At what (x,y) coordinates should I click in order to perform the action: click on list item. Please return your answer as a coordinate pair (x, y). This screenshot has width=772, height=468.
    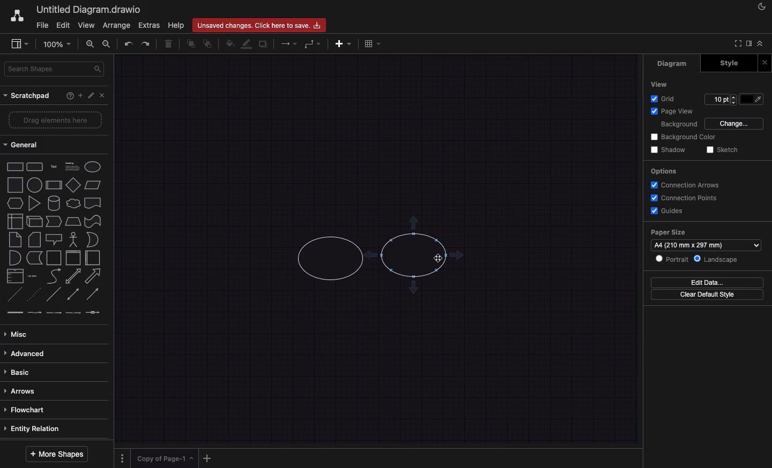
    Looking at the image, I should click on (32, 276).